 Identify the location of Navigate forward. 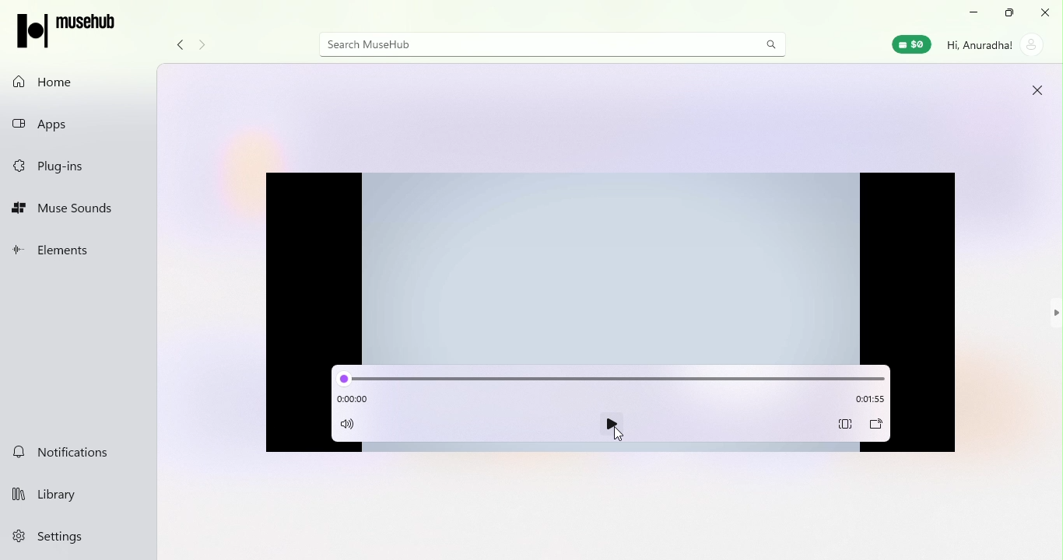
(204, 45).